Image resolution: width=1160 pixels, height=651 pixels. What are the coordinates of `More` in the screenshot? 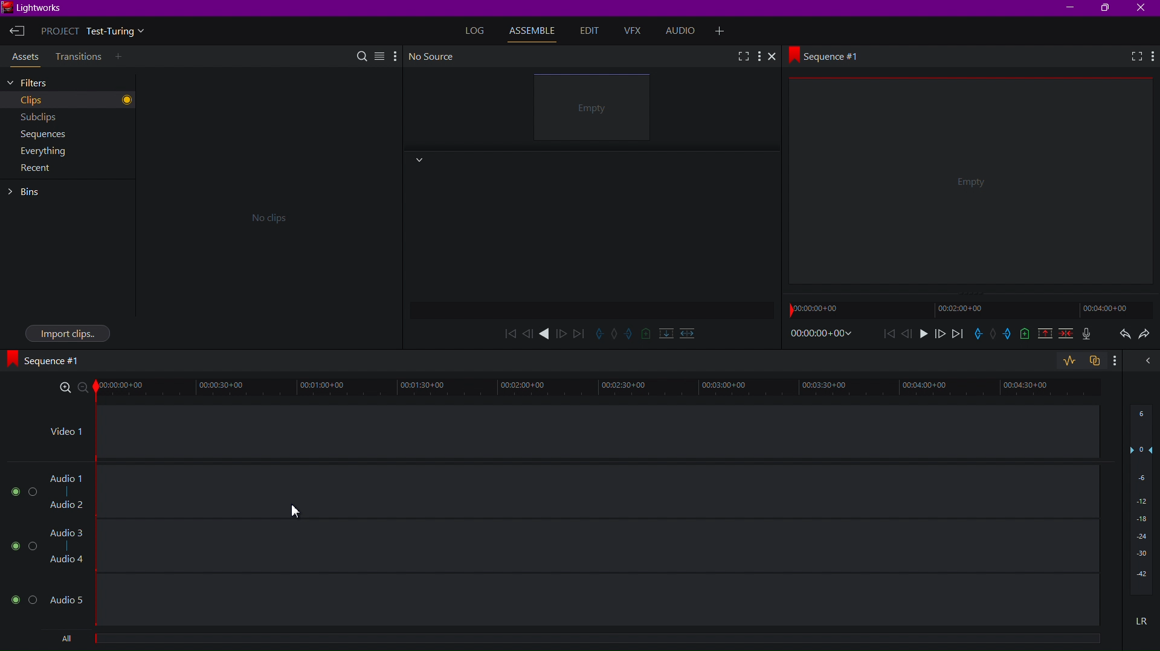 It's located at (1152, 57).